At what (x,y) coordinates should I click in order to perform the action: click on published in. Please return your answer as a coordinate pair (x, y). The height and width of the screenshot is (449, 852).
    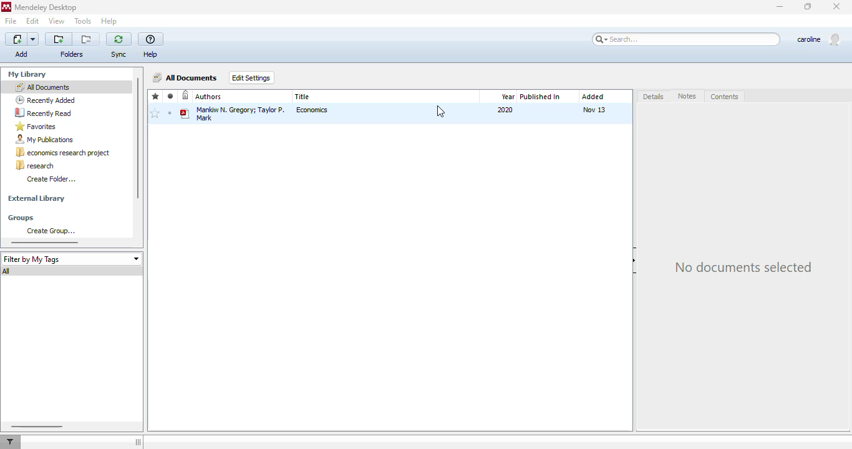
    Looking at the image, I should click on (540, 97).